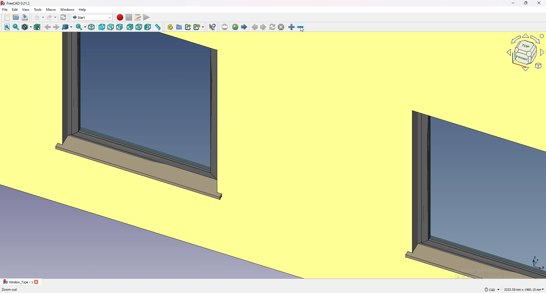 This screenshot has height=293, width=546. Describe the element at coordinates (67, 27) in the screenshot. I see `go to link object` at that location.